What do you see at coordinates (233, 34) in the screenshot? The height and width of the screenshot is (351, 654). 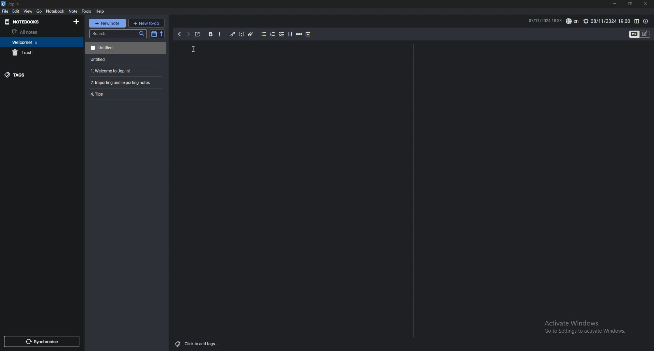 I see `hyperlink` at bounding box center [233, 34].